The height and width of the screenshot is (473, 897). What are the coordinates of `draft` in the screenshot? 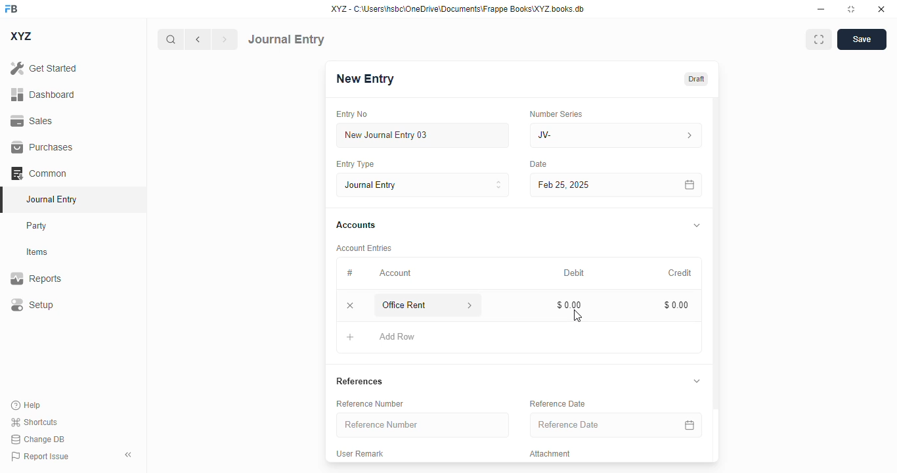 It's located at (697, 79).